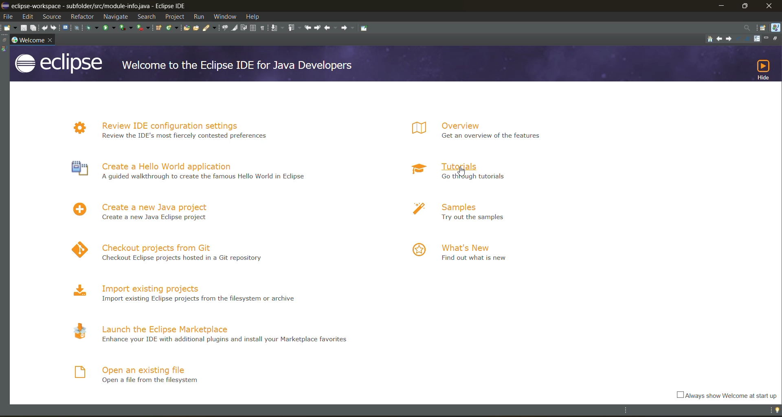  What do you see at coordinates (746, 5) in the screenshot?
I see `maximize` at bounding box center [746, 5].